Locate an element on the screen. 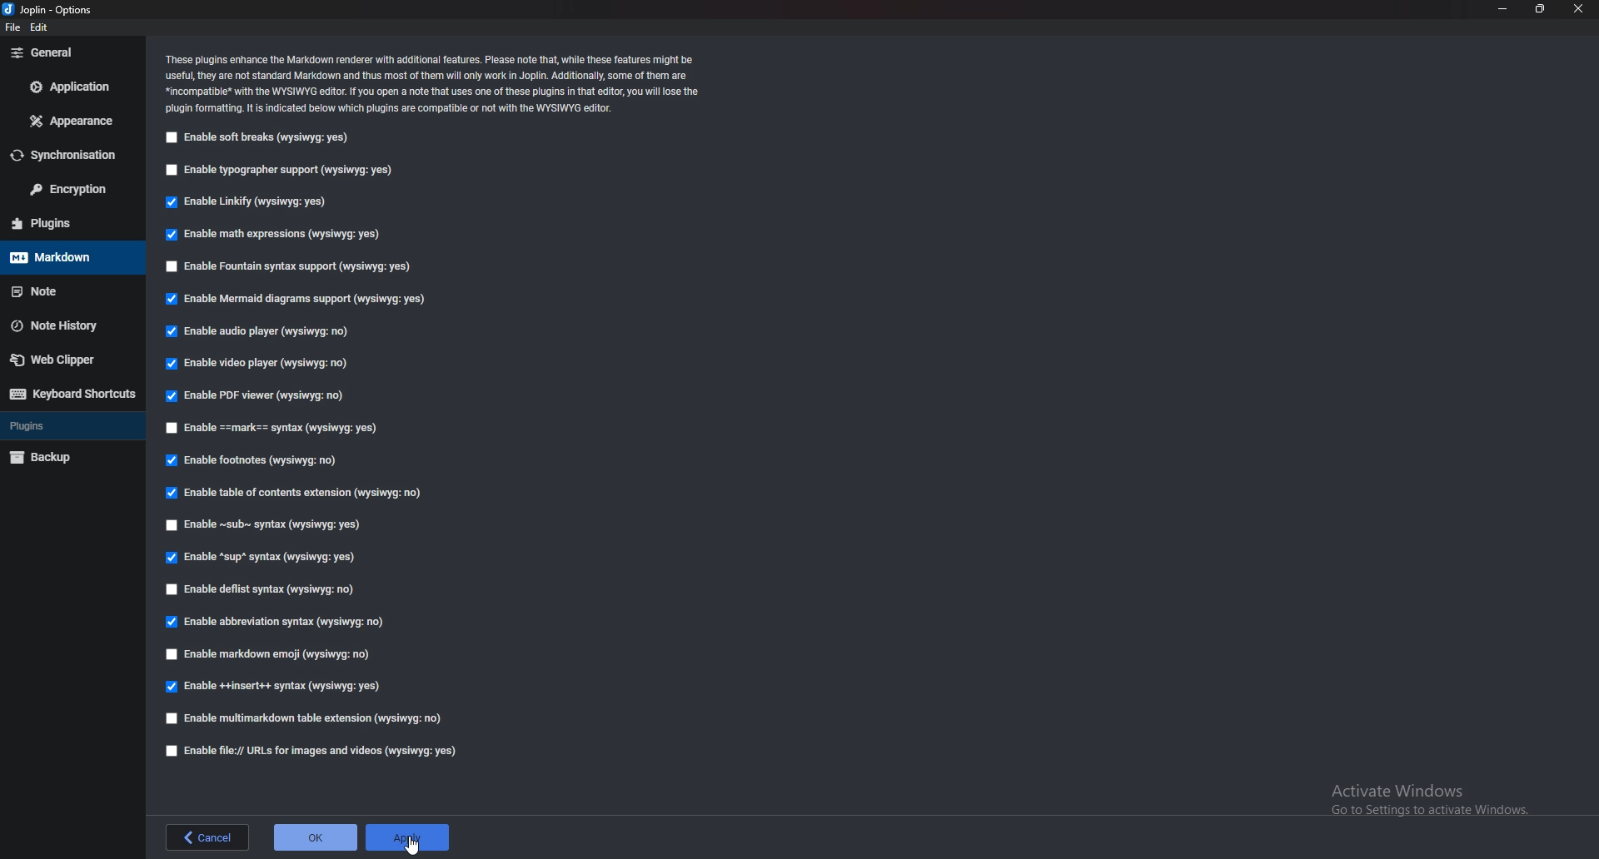 Image resolution: width=1599 pixels, height=859 pixels. Enable audio player is located at coordinates (266, 334).